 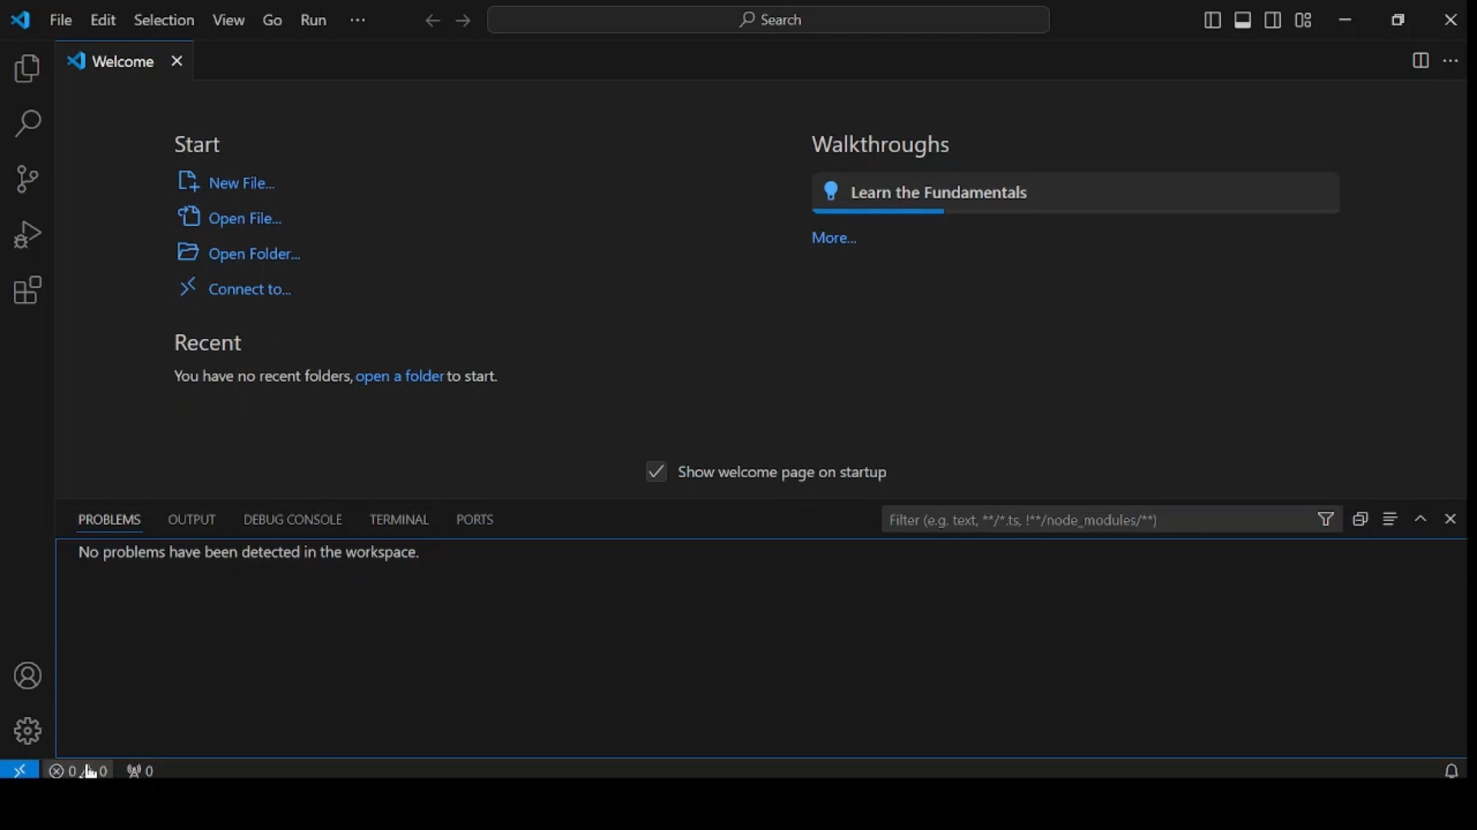 What do you see at coordinates (1401, 20) in the screenshot?
I see `restore down` at bounding box center [1401, 20].